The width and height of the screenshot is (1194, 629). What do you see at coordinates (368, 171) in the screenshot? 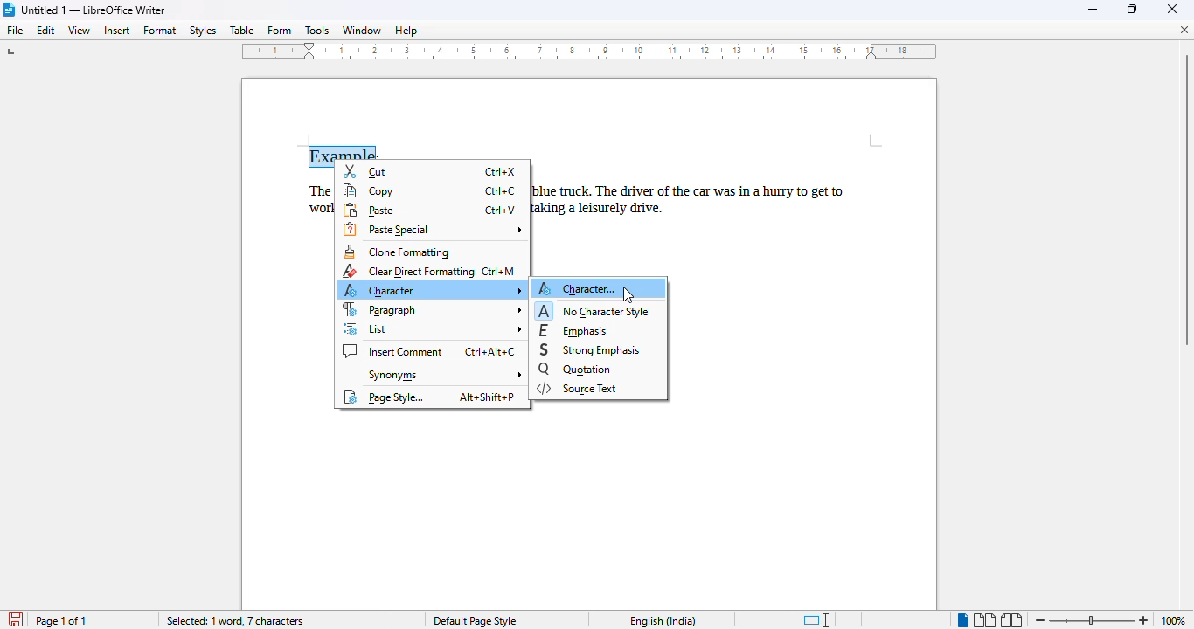
I see `cut` at bounding box center [368, 171].